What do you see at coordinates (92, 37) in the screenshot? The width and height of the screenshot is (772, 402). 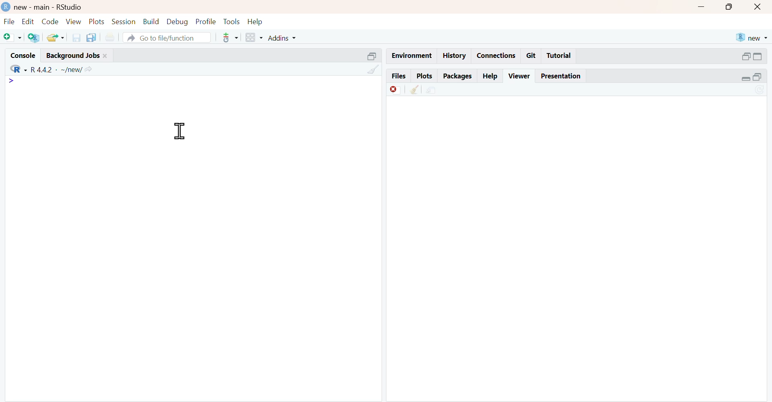 I see `copy` at bounding box center [92, 37].